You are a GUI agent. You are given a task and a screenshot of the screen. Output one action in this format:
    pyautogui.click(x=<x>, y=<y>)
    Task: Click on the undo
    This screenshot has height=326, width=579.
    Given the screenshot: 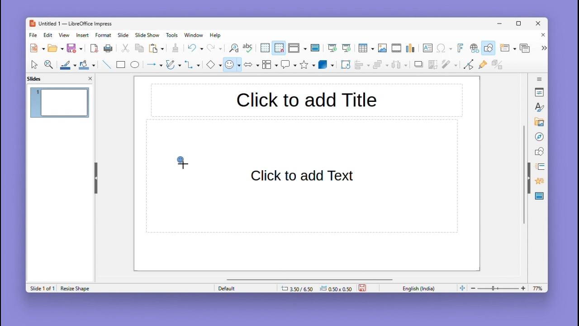 What is the action you would take?
    pyautogui.click(x=195, y=48)
    